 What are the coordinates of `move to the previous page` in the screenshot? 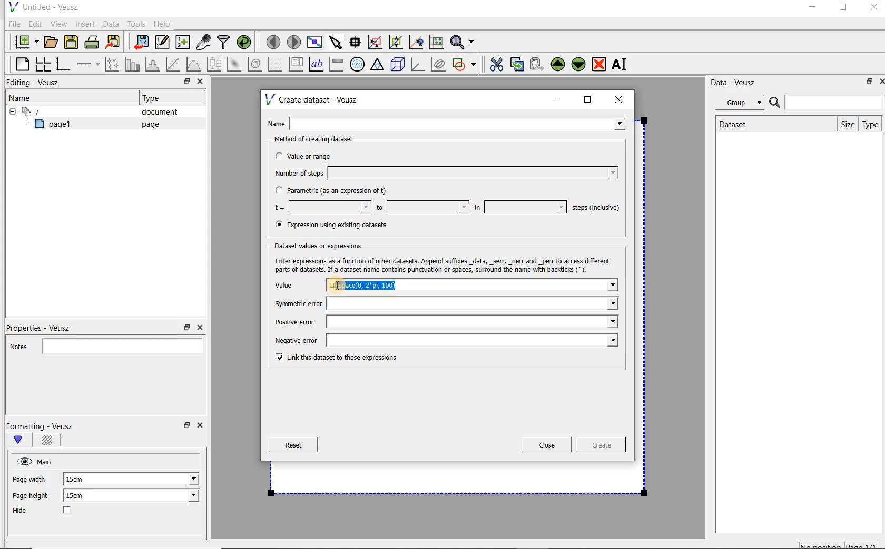 It's located at (274, 40).